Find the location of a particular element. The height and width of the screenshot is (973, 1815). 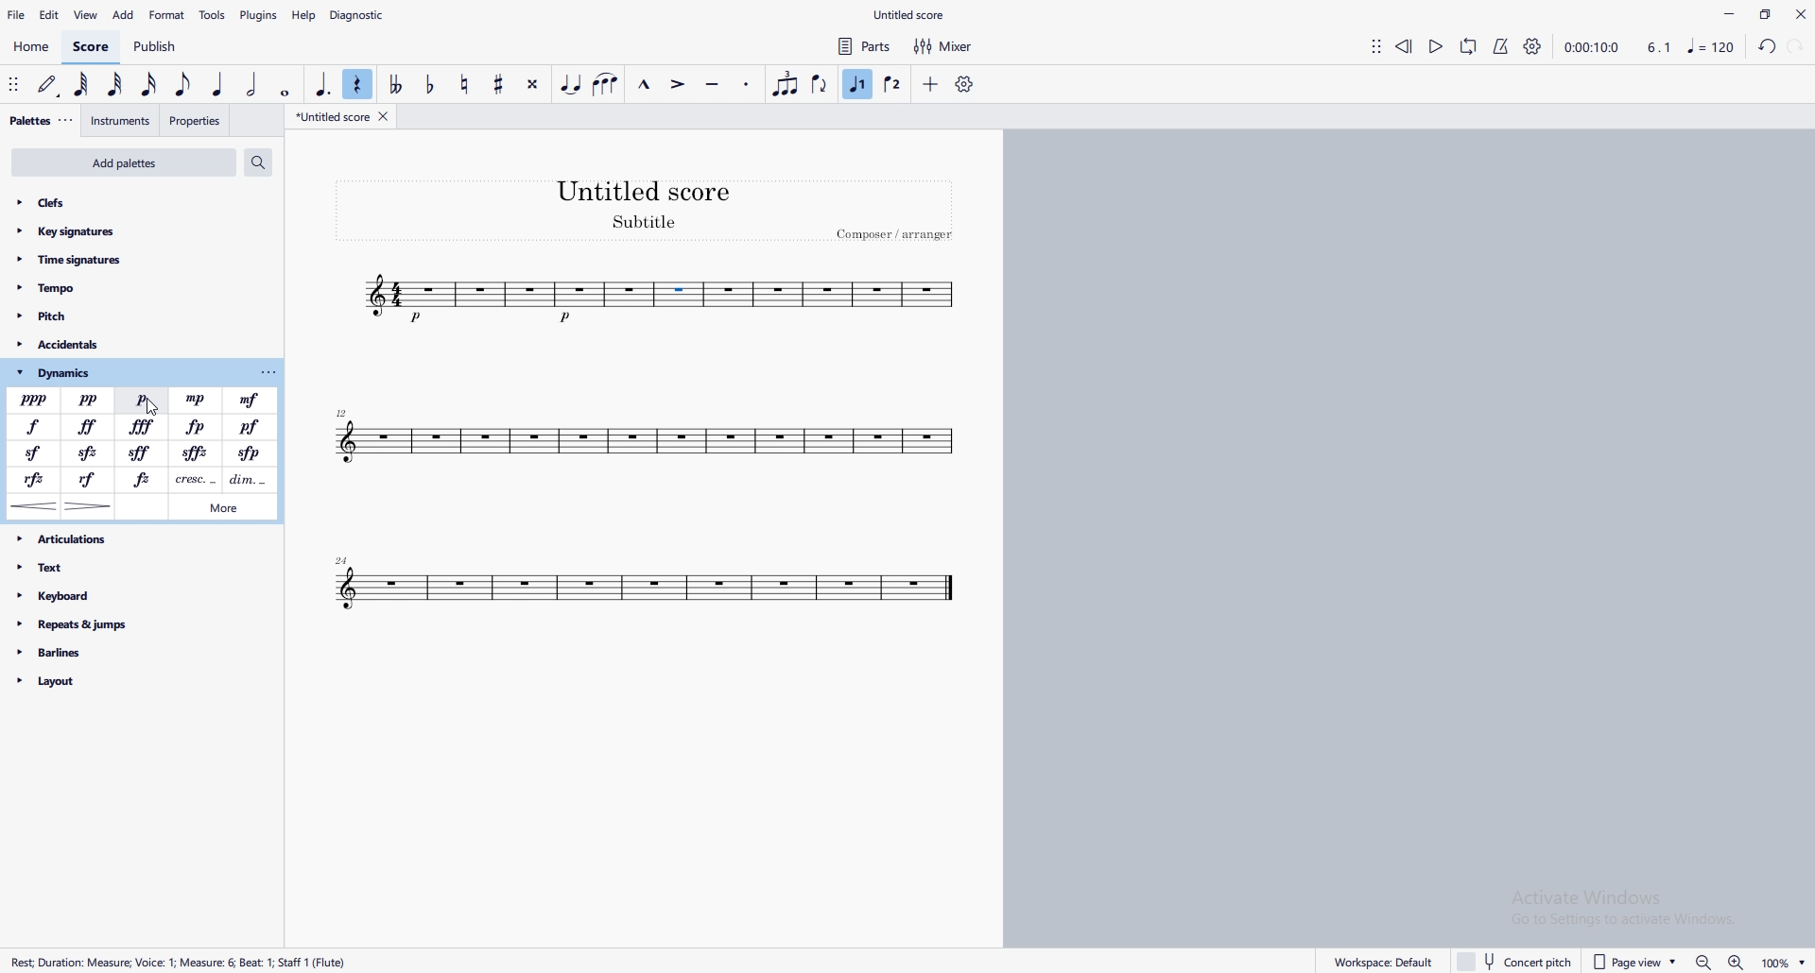

toggle natural is located at coordinates (465, 83).